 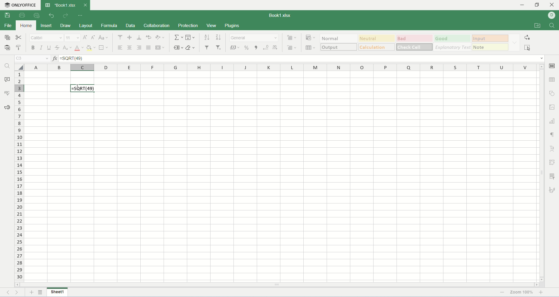 What do you see at coordinates (178, 37) in the screenshot?
I see `summation` at bounding box center [178, 37].